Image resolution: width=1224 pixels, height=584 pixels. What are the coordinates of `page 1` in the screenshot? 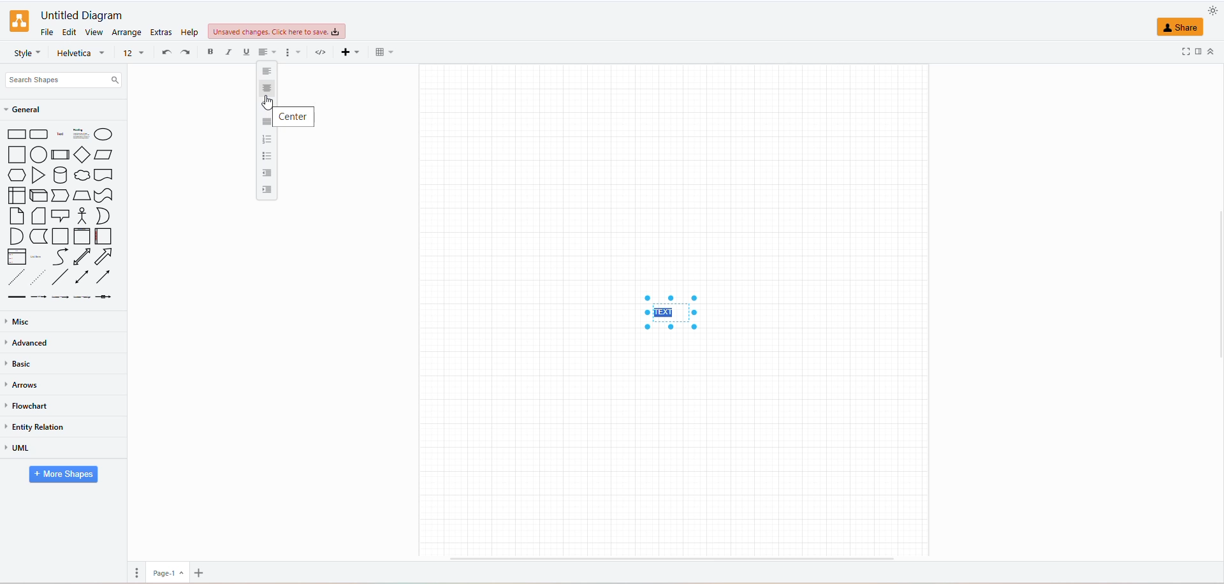 It's located at (166, 573).